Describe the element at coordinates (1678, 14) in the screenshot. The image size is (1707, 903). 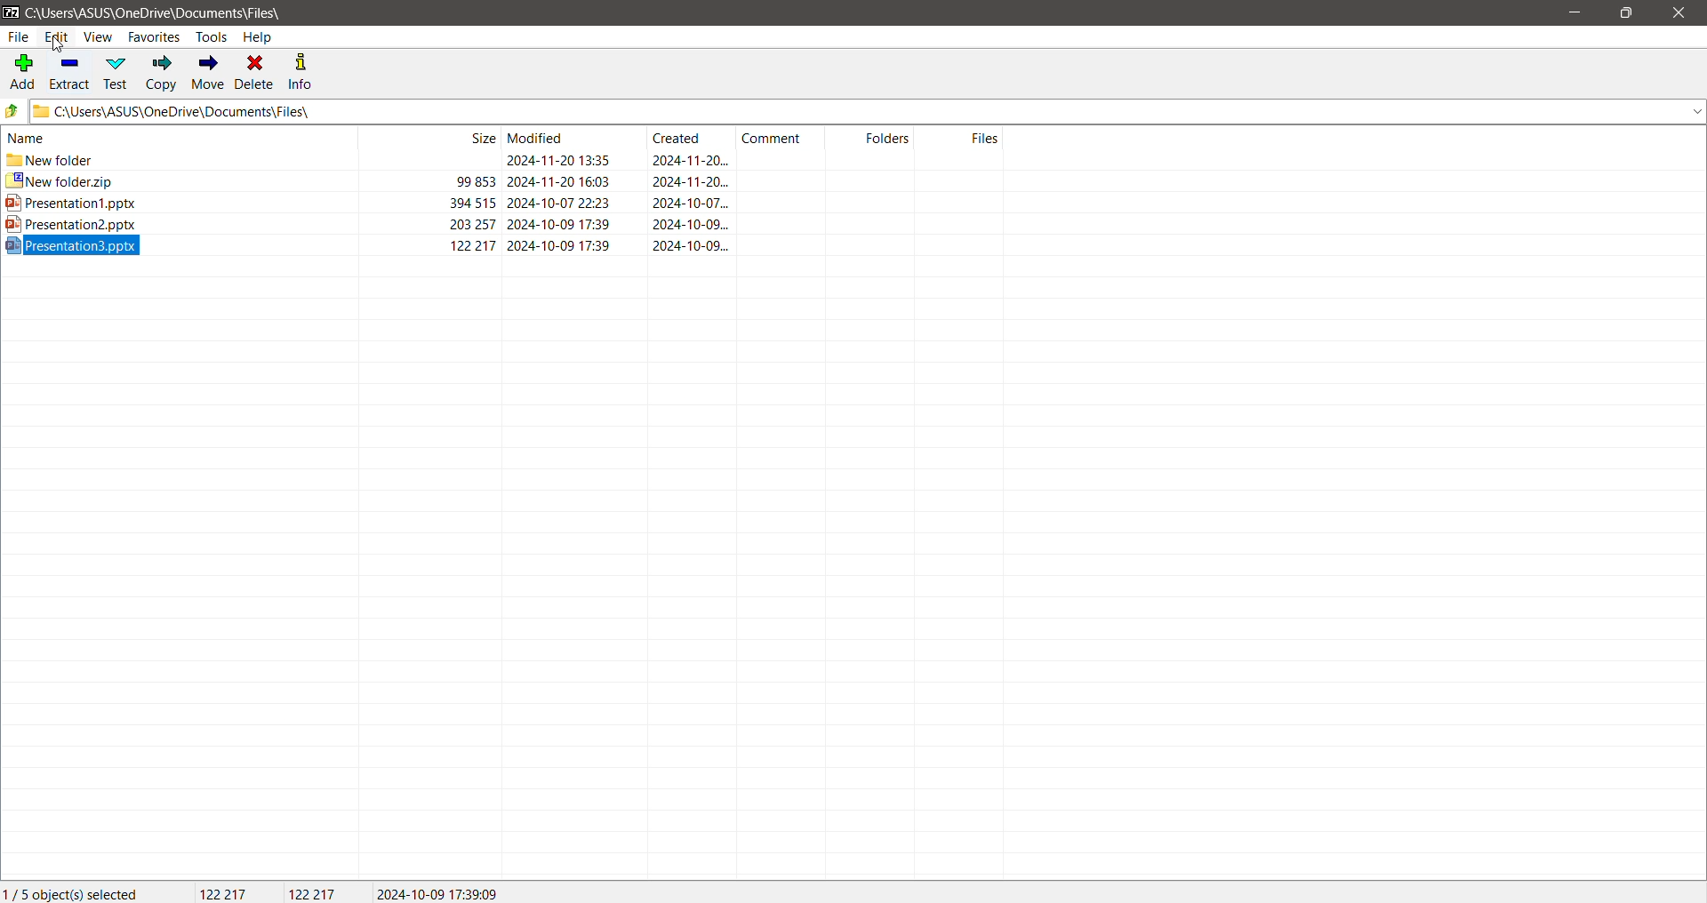
I see `Close` at that location.